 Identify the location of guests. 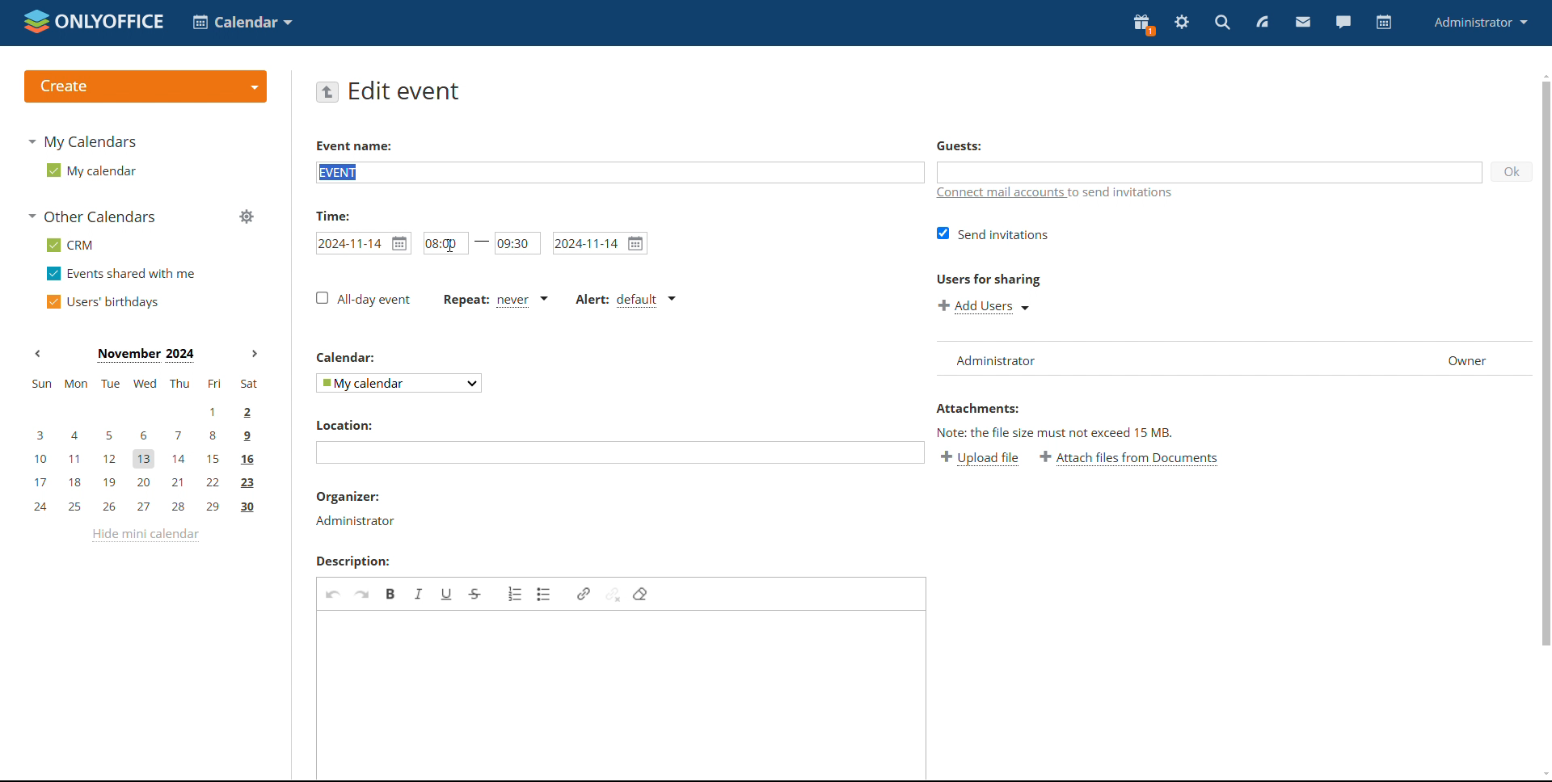
(960, 146).